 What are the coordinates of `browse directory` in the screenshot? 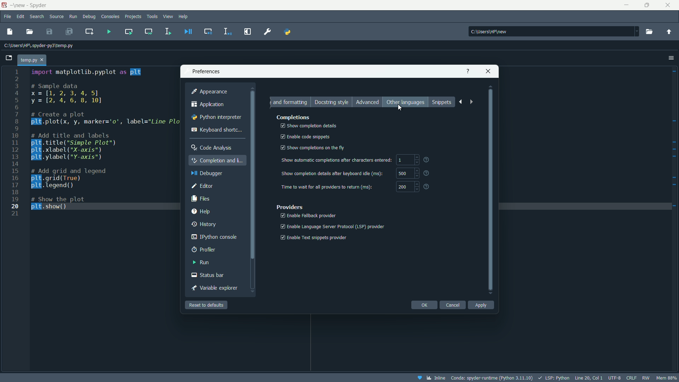 It's located at (649, 31).